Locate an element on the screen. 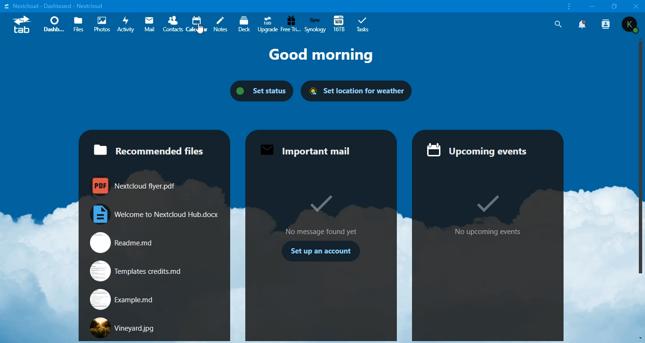  correct option is located at coordinates (486, 200).